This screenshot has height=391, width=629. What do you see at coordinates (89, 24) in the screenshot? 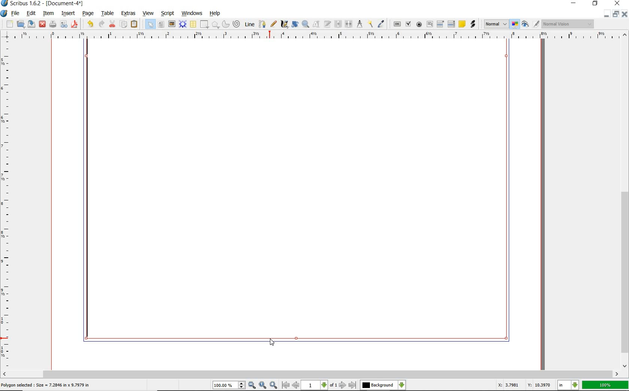
I see `undo` at bounding box center [89, 24].